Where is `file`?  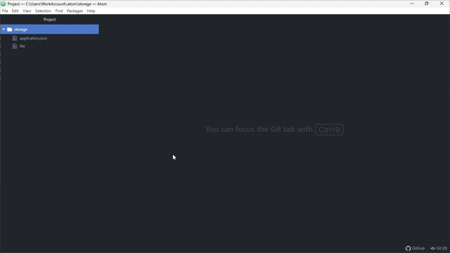
file is located at coordinates (19, 46).